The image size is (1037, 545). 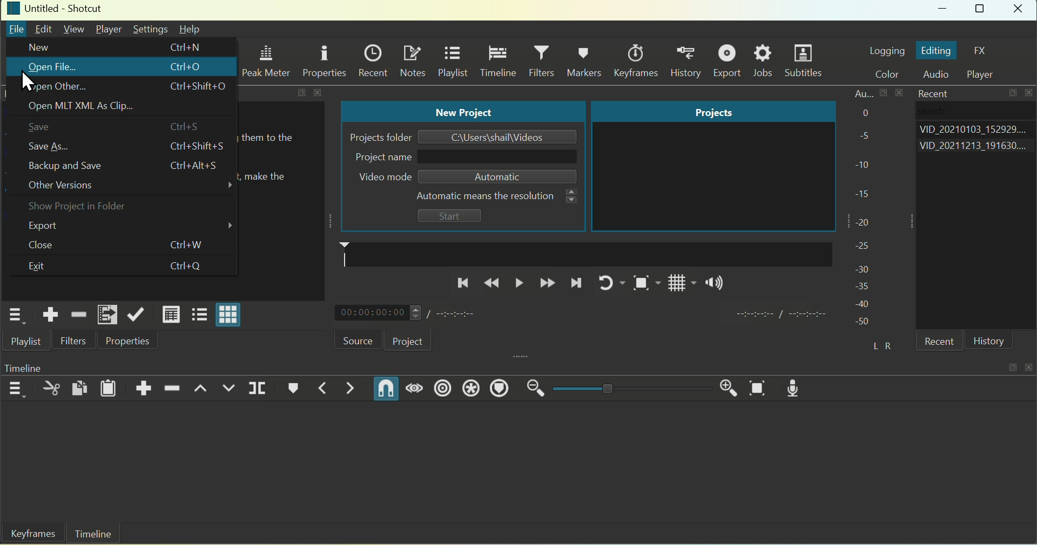 I want to click on New project, so click(x=465, y=112).